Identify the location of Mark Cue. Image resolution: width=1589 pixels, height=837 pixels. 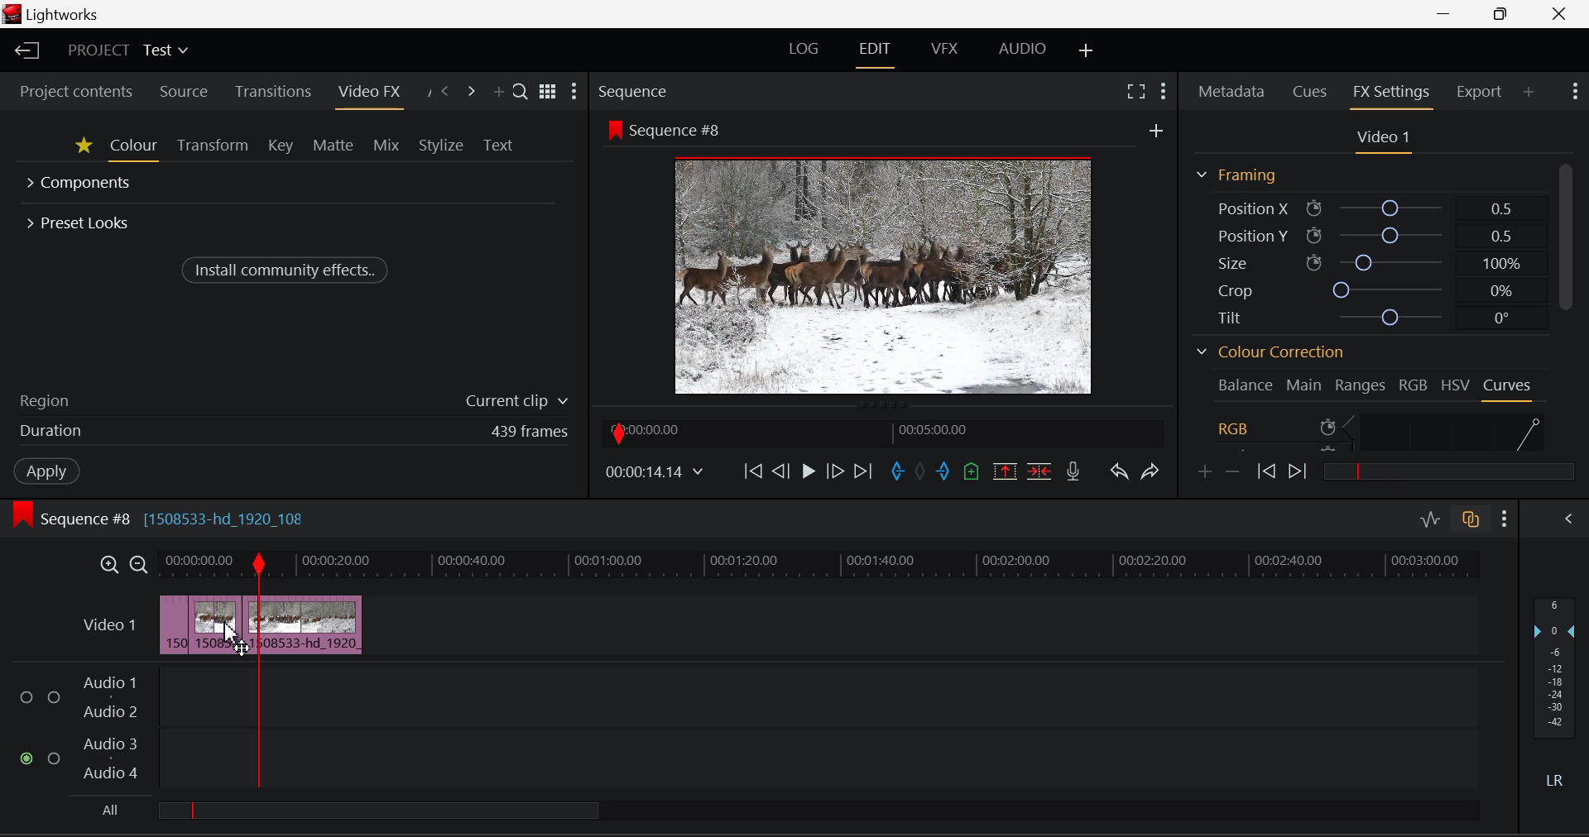
(969, 474).